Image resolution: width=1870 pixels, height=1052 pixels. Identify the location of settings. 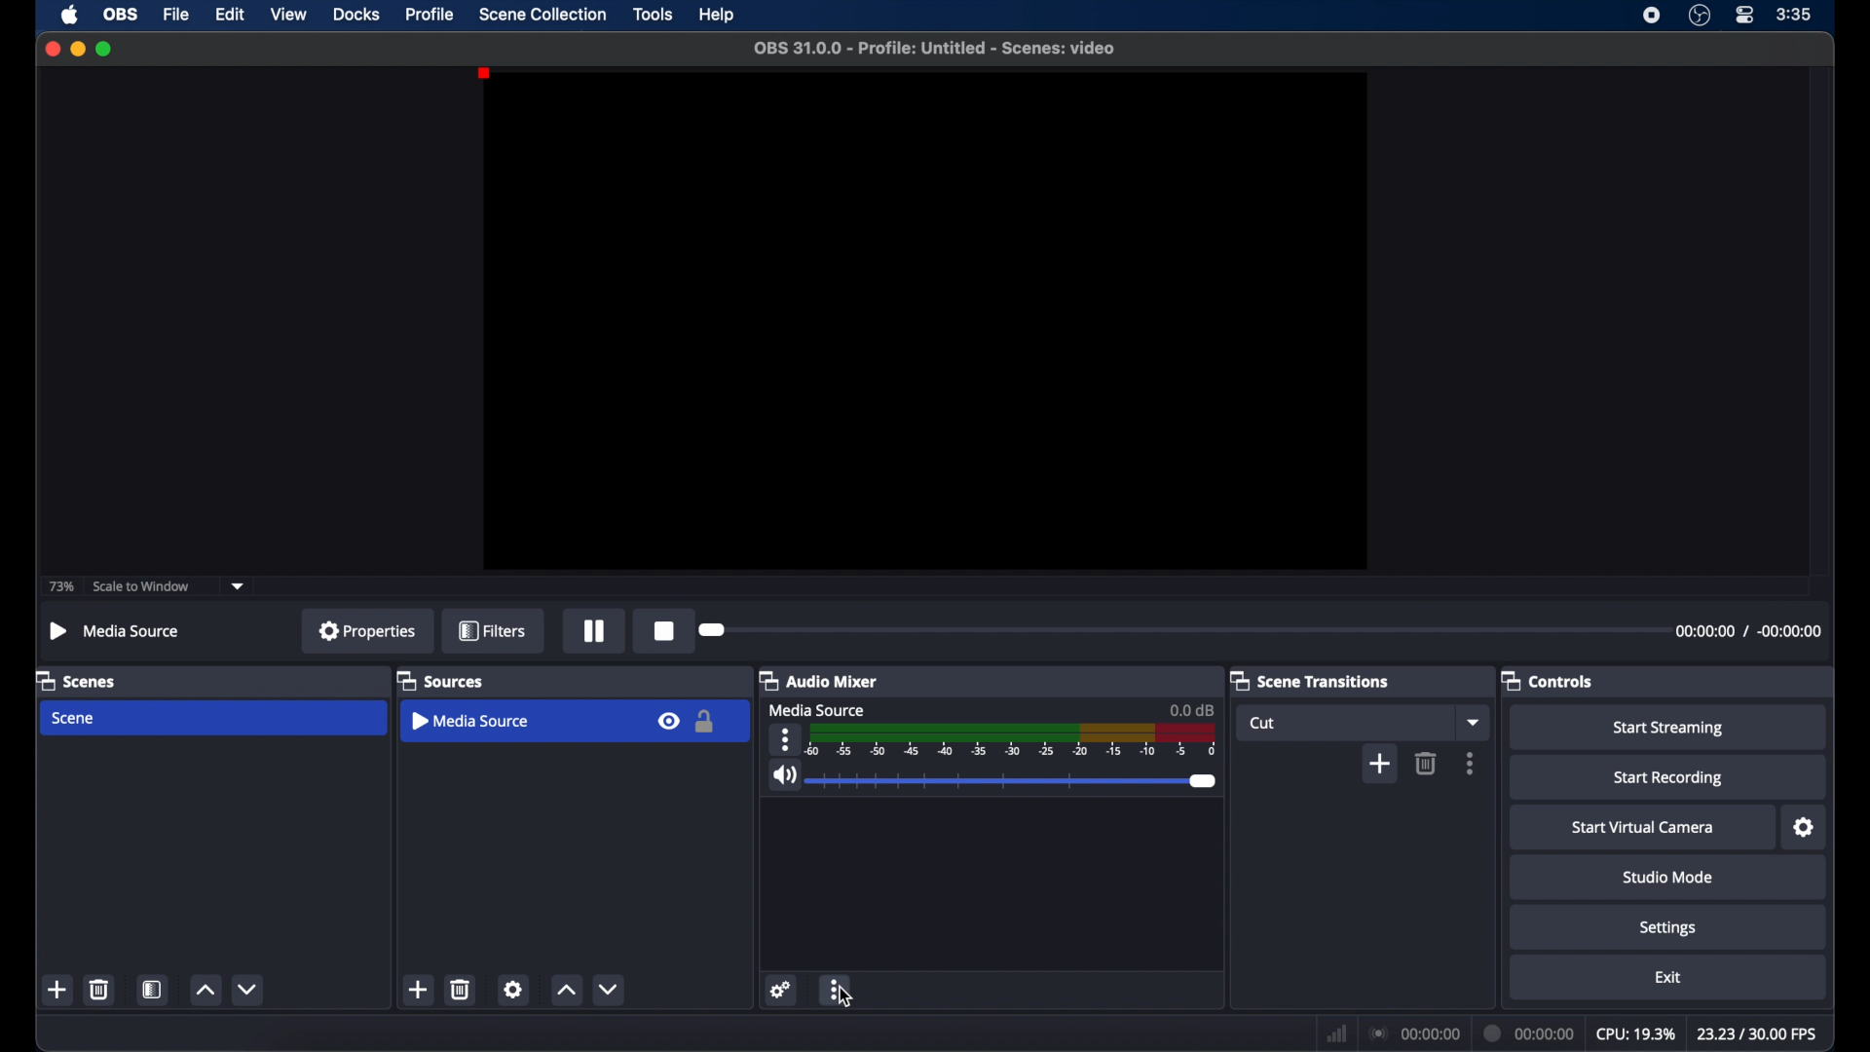
(513, 989).